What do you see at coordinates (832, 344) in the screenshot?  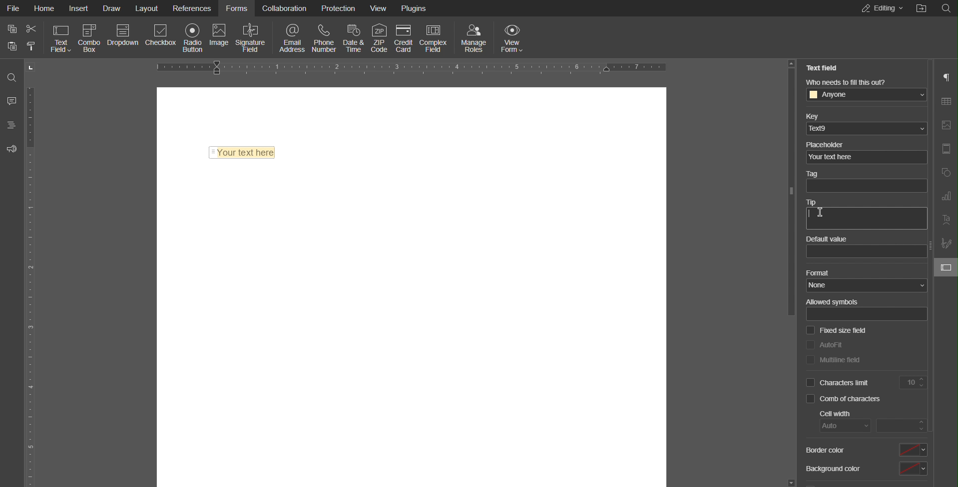 I see `AutoFit` at bounding box center [832, 344].